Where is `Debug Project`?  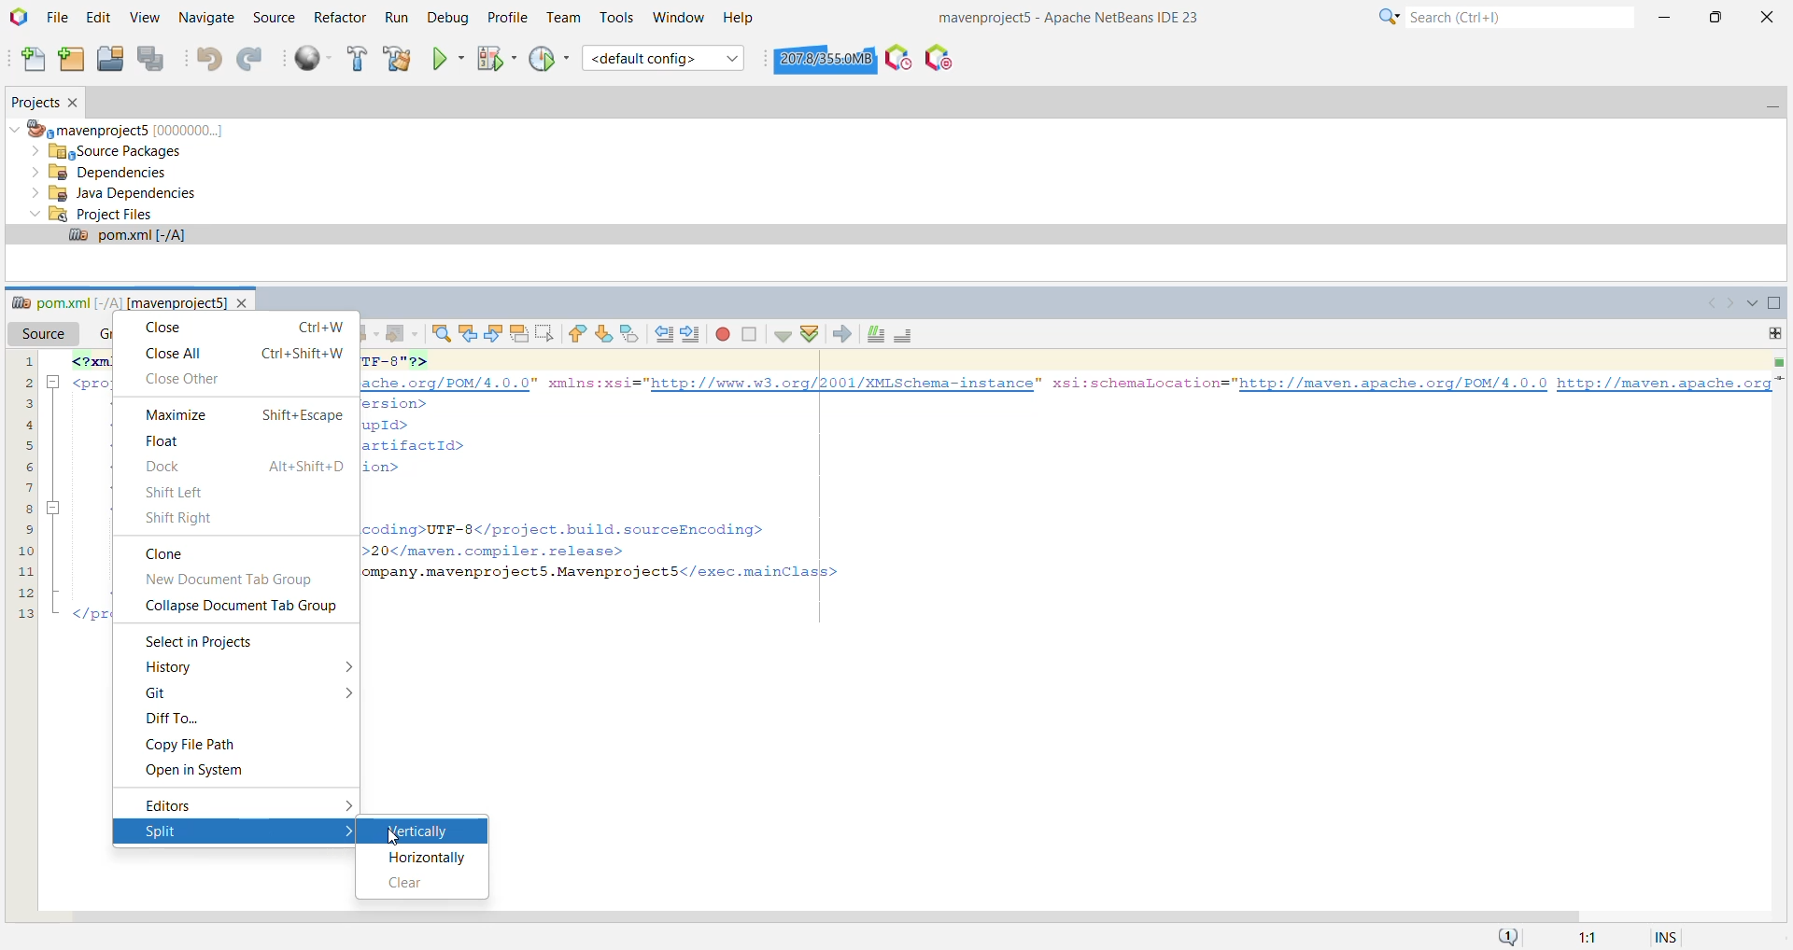
Debug Project is located at coordinates (495, 58).